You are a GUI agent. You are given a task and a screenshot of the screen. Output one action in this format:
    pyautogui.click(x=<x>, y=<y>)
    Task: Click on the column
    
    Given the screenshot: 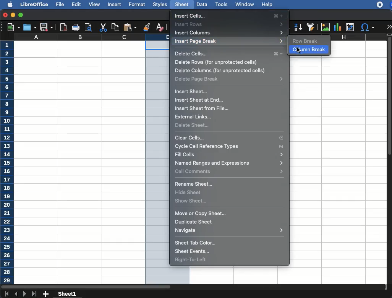 What is the action you would take?
    pyautogui.click(x=92, y=37)
    